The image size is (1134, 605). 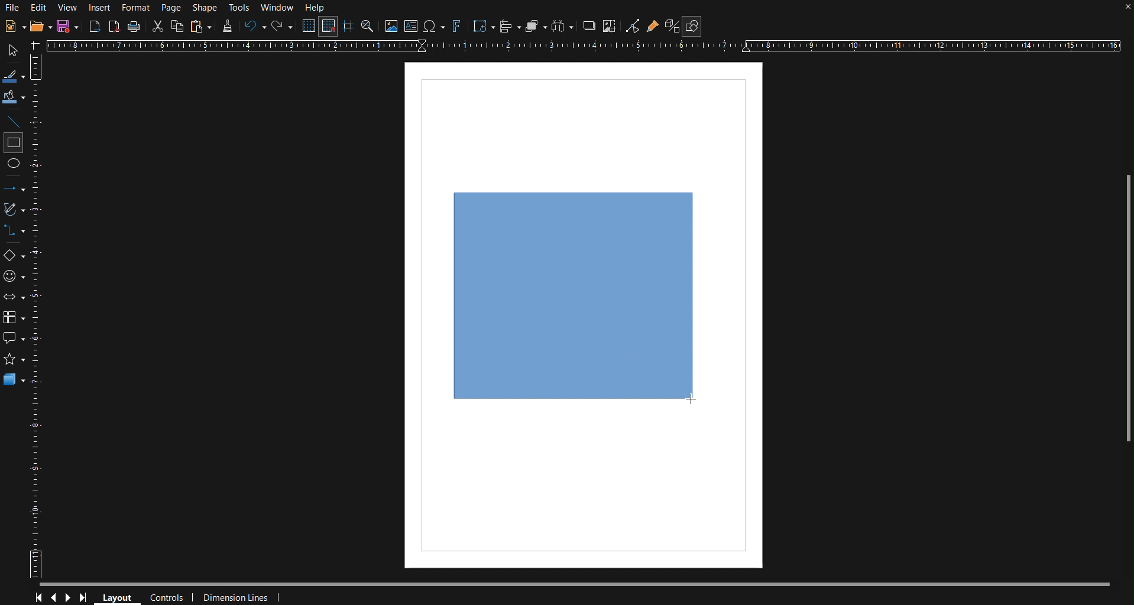 What do you see at coordinates (316, 8) in the screenshot?
I see `Help` at bounding box center [316, 8].